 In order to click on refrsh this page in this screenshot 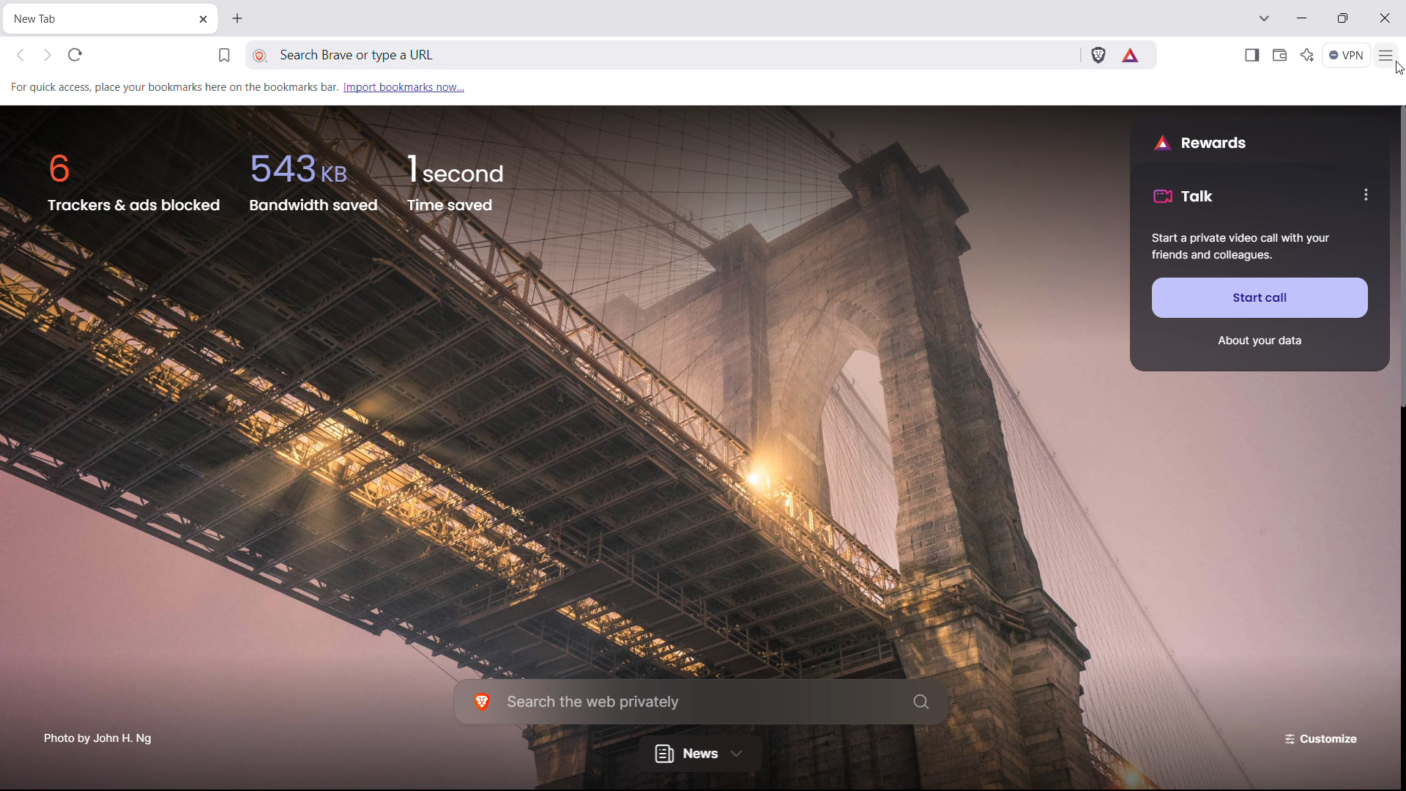, I will do `click(75, 55)`.